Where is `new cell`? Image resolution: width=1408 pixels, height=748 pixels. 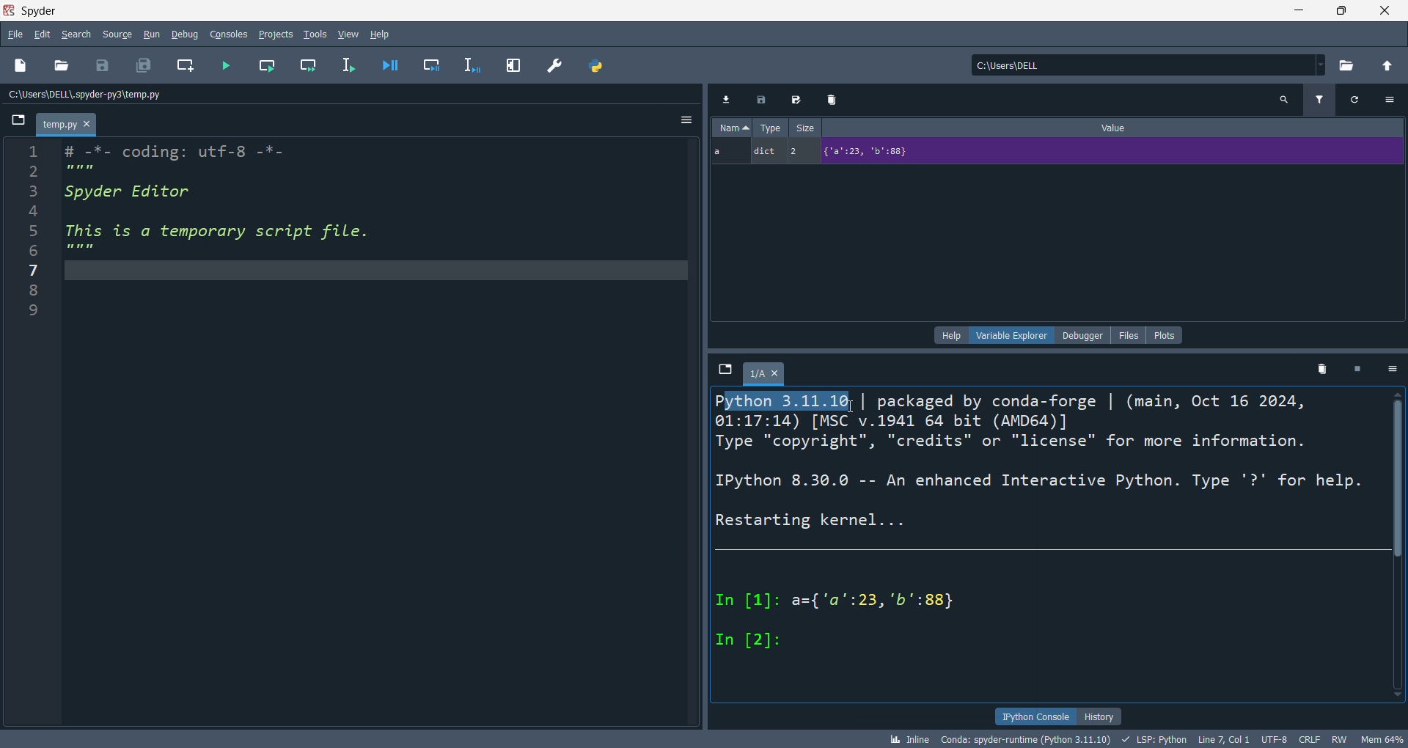 new cell is located at coordinates (188, 66).